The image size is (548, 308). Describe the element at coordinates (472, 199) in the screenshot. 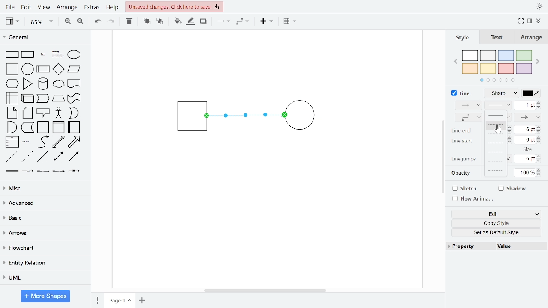

I see `flow animation` at that location.